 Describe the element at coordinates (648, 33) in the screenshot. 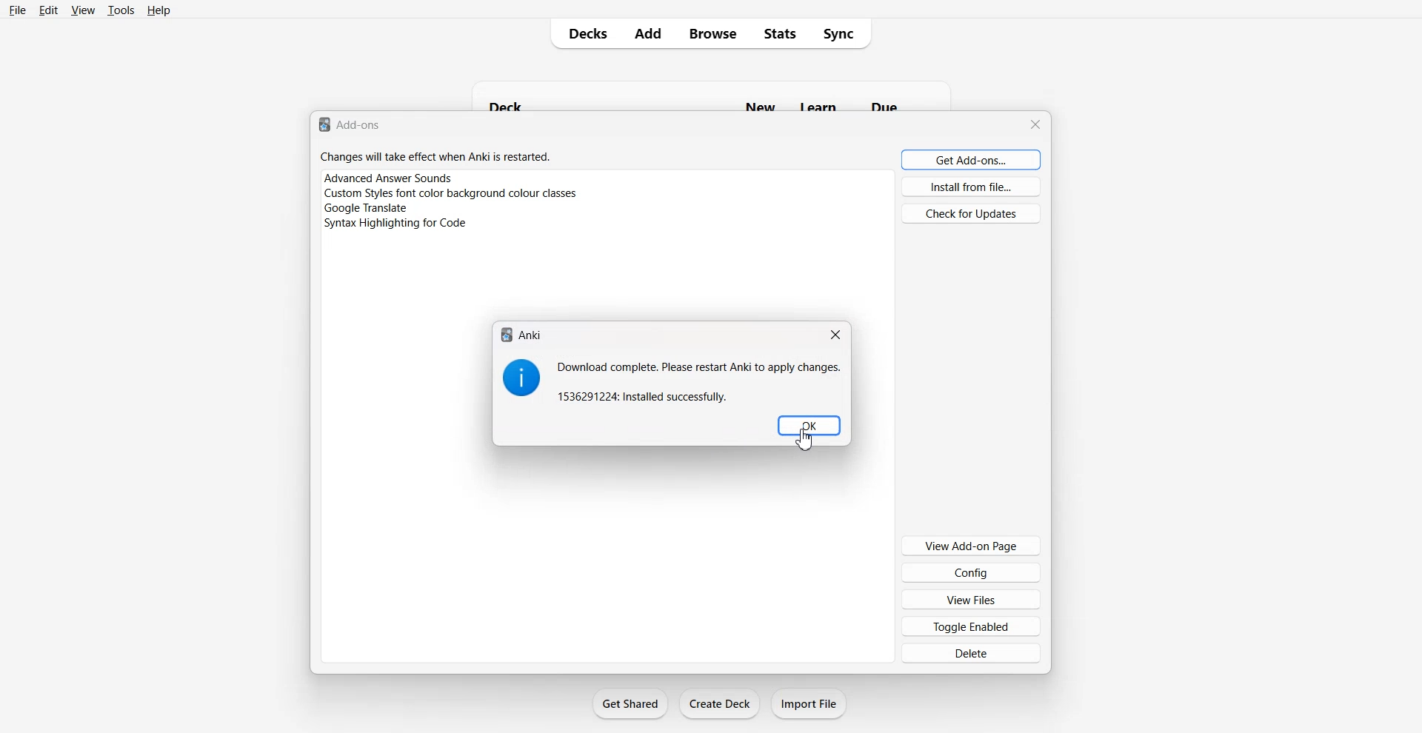

I see `Add` at that location.